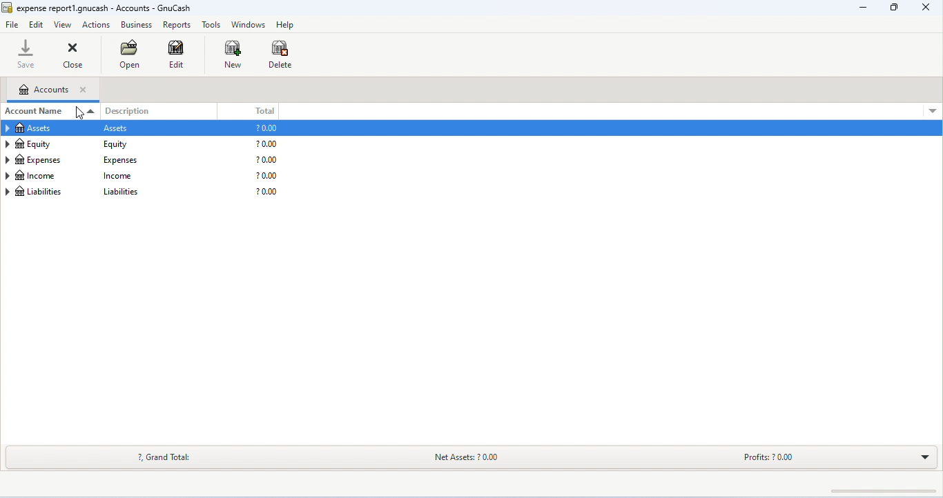  What do you see at coordinates (248, 24) in the screenshot?
I see `windows` at bounding box center [248, 24].